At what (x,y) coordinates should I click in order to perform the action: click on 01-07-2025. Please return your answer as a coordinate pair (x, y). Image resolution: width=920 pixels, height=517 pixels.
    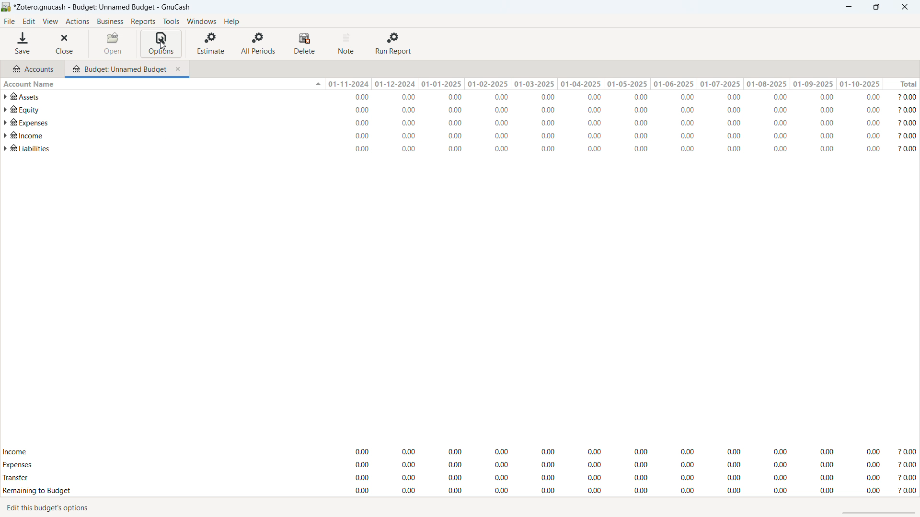
    Looking at the image, I should click on (720, 84).